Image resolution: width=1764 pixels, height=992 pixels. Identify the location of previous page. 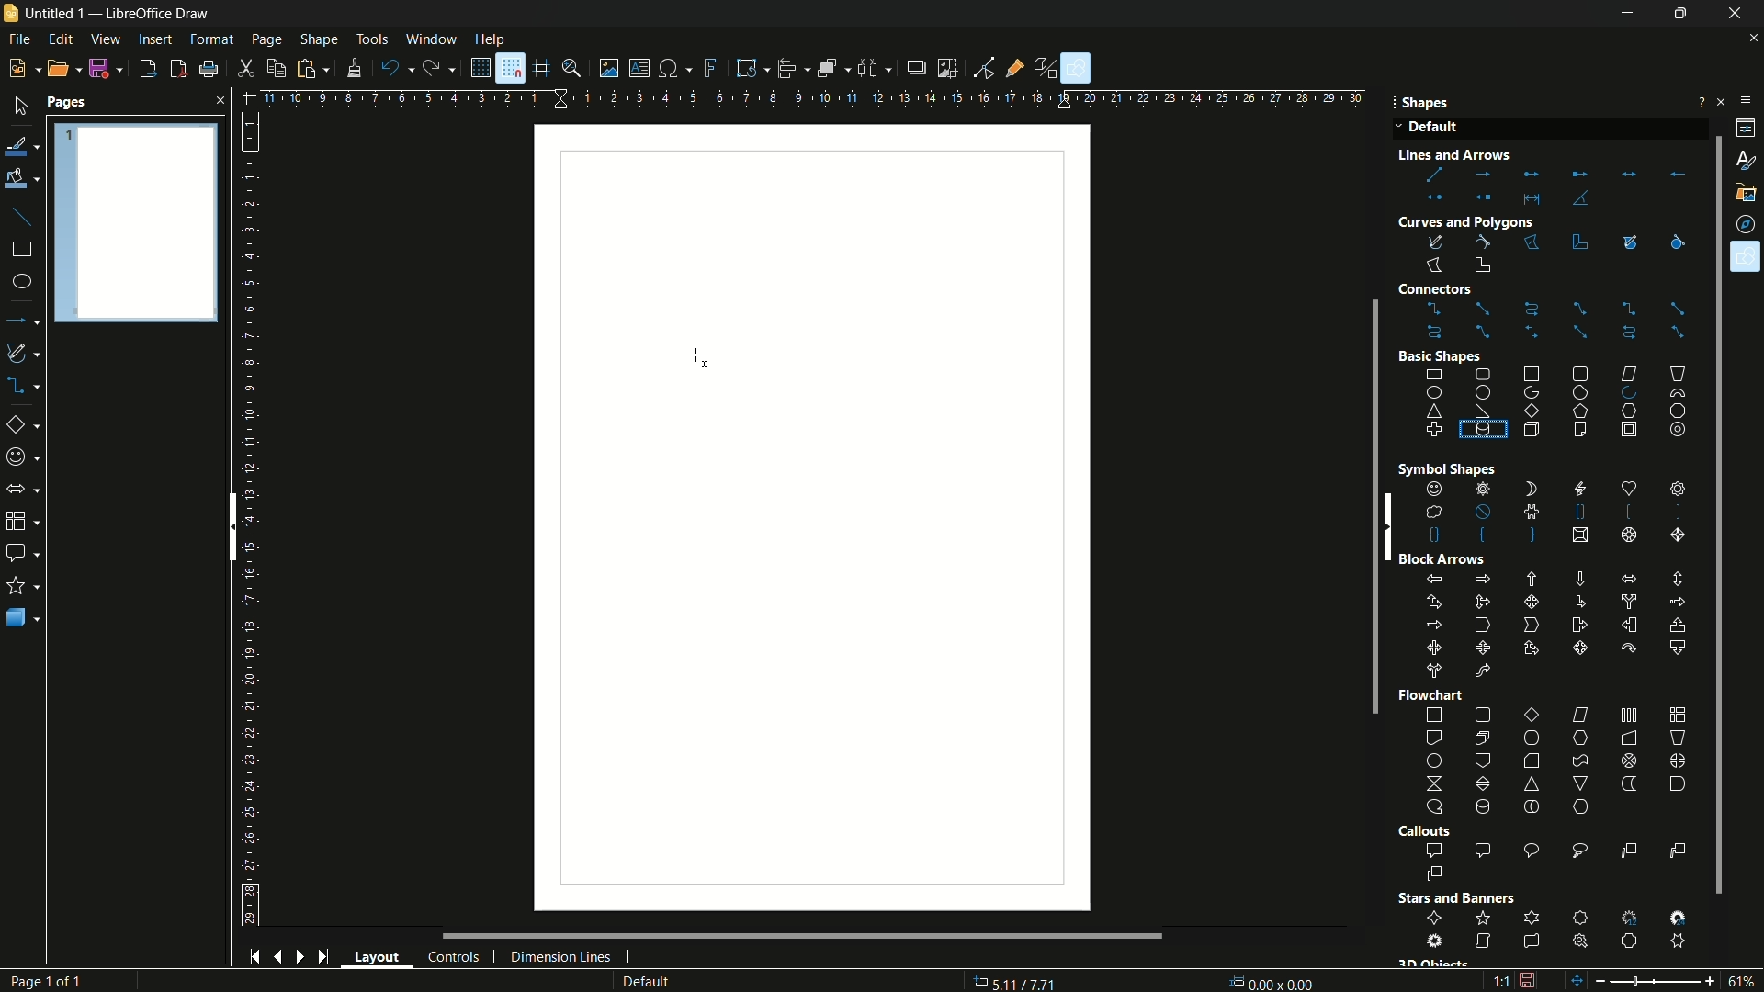
(278, 959).